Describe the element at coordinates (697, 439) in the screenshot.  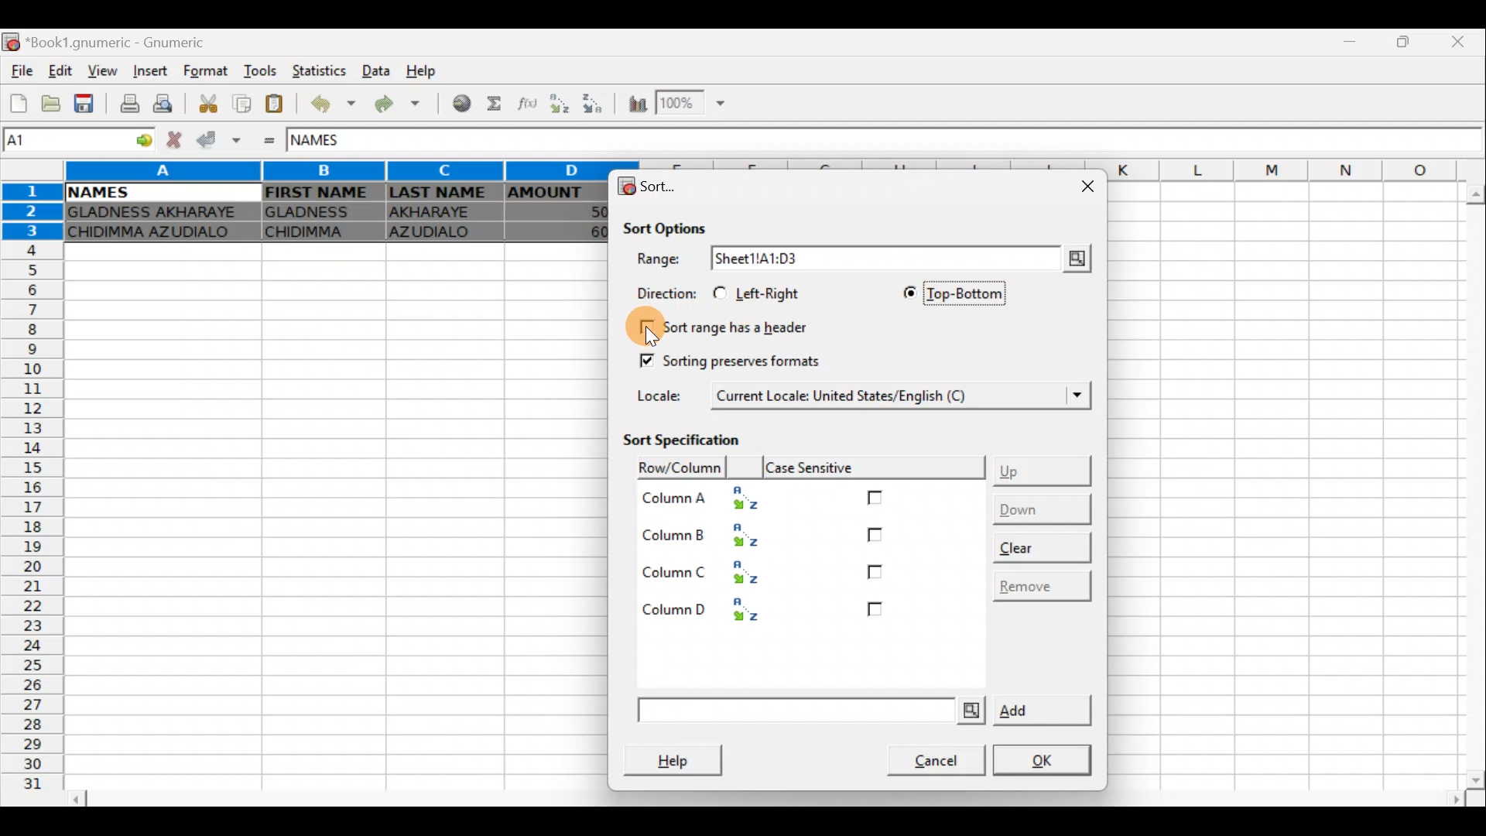
I see `Sort specification` at that location.